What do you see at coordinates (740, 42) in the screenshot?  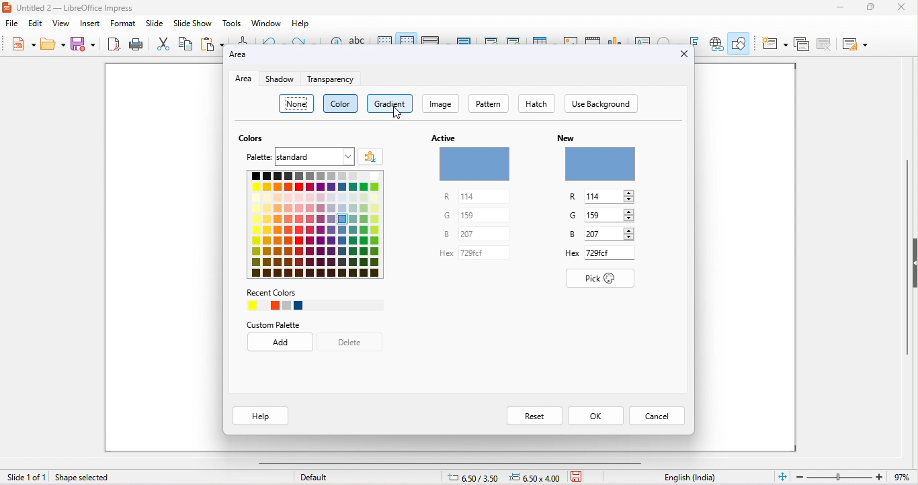 I see `show draw functions` at bounding box center [740, 42].